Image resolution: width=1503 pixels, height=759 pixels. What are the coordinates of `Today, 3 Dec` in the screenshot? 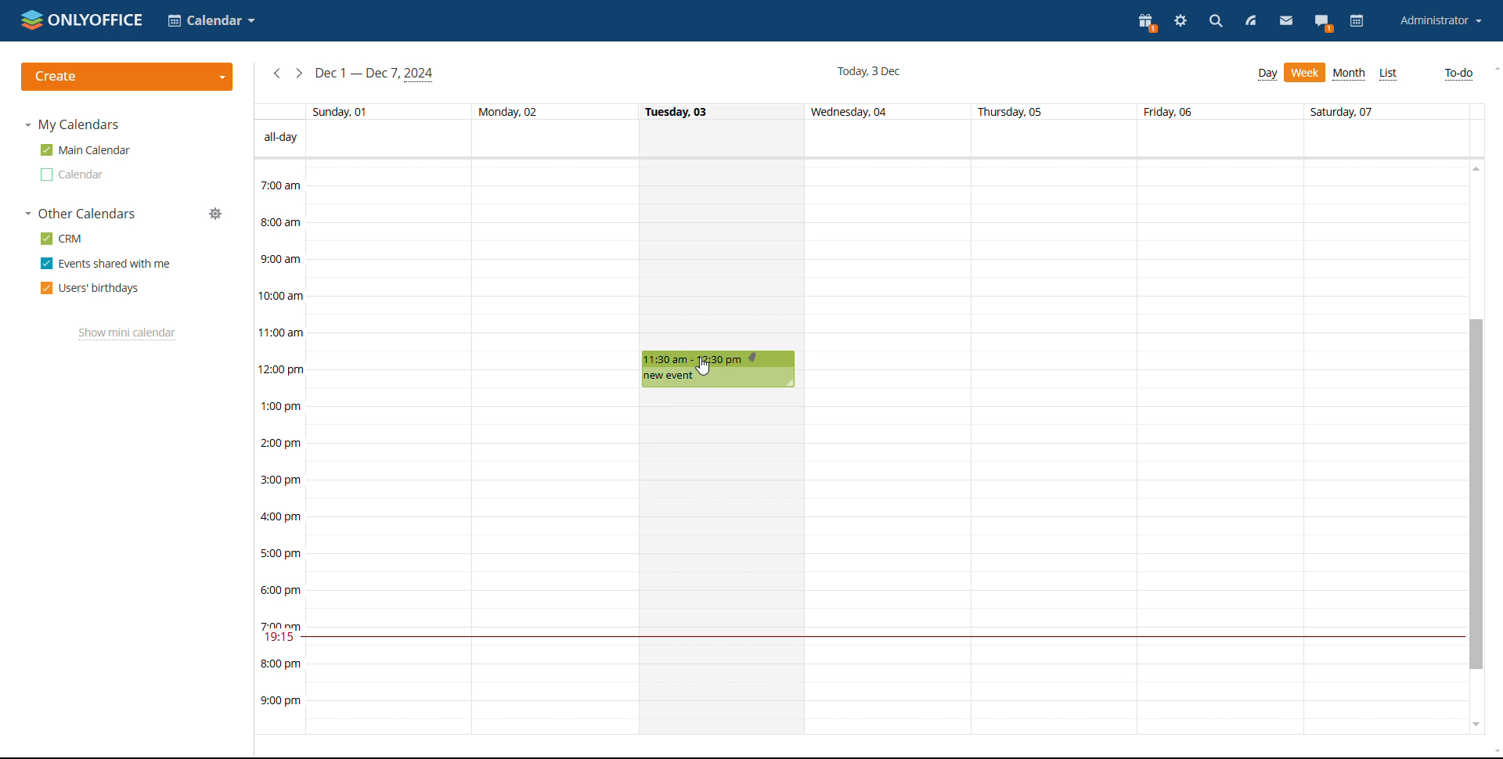 It's located at (868, 70).